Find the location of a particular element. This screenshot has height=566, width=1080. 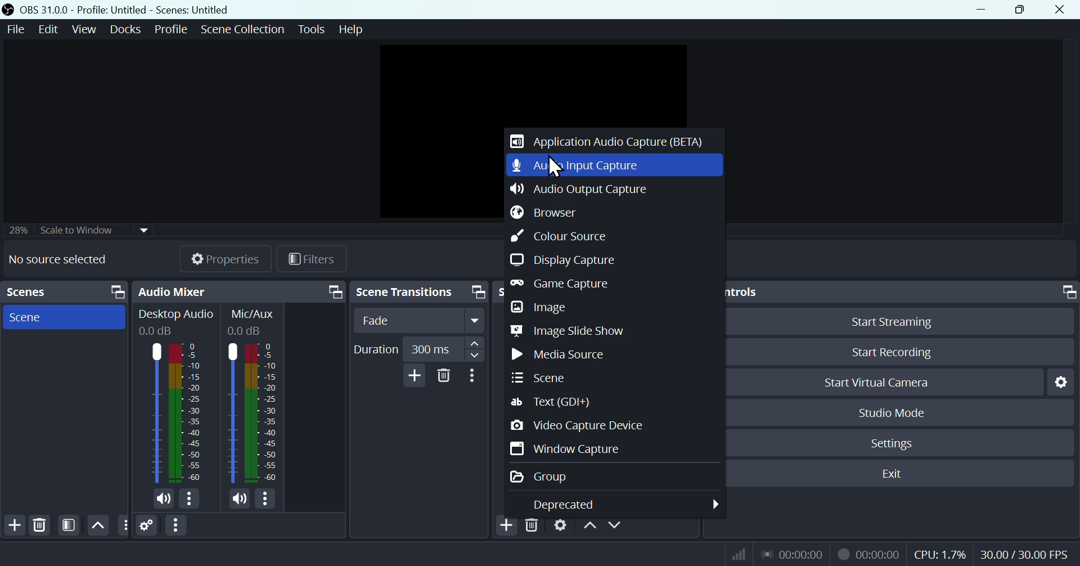

Studio mode is located at coordinates (893, 412).